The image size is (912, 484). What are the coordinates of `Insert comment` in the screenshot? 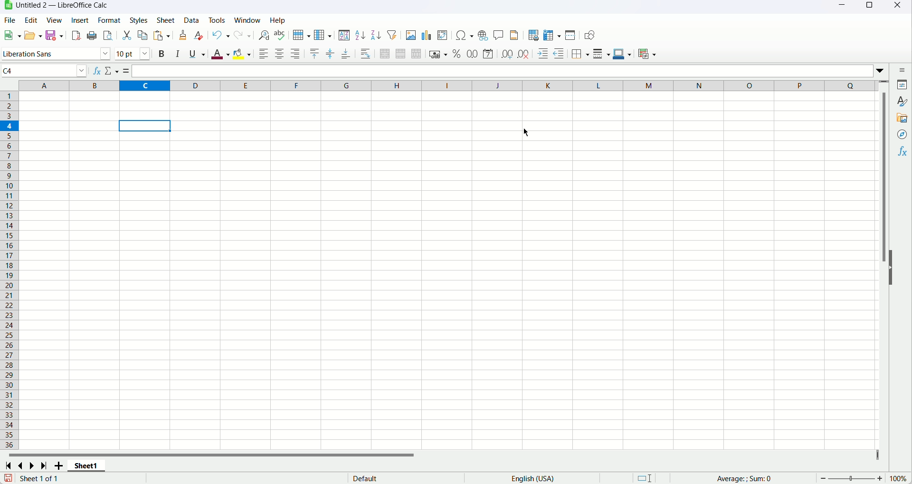 It's located at (498, 34).